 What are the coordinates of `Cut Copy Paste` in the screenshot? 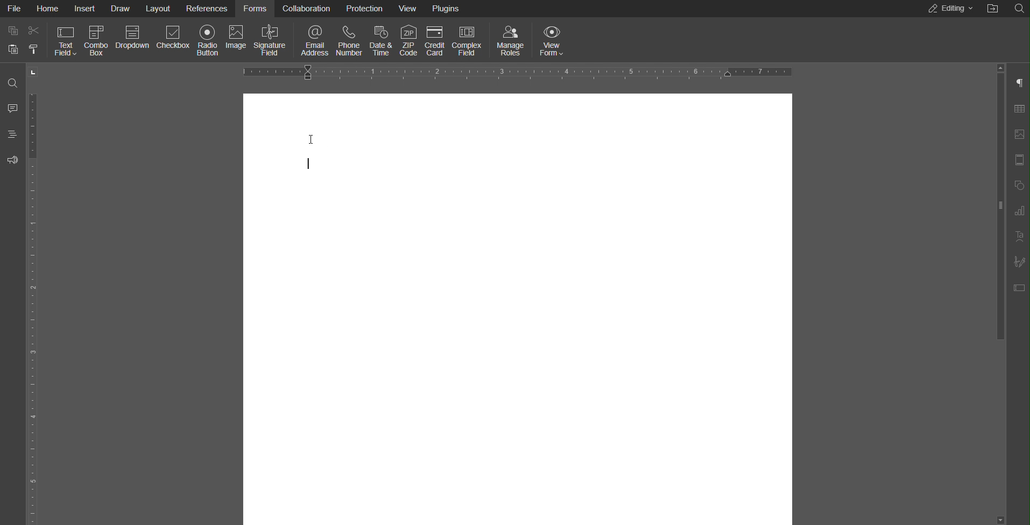 It's located at (23, 41).